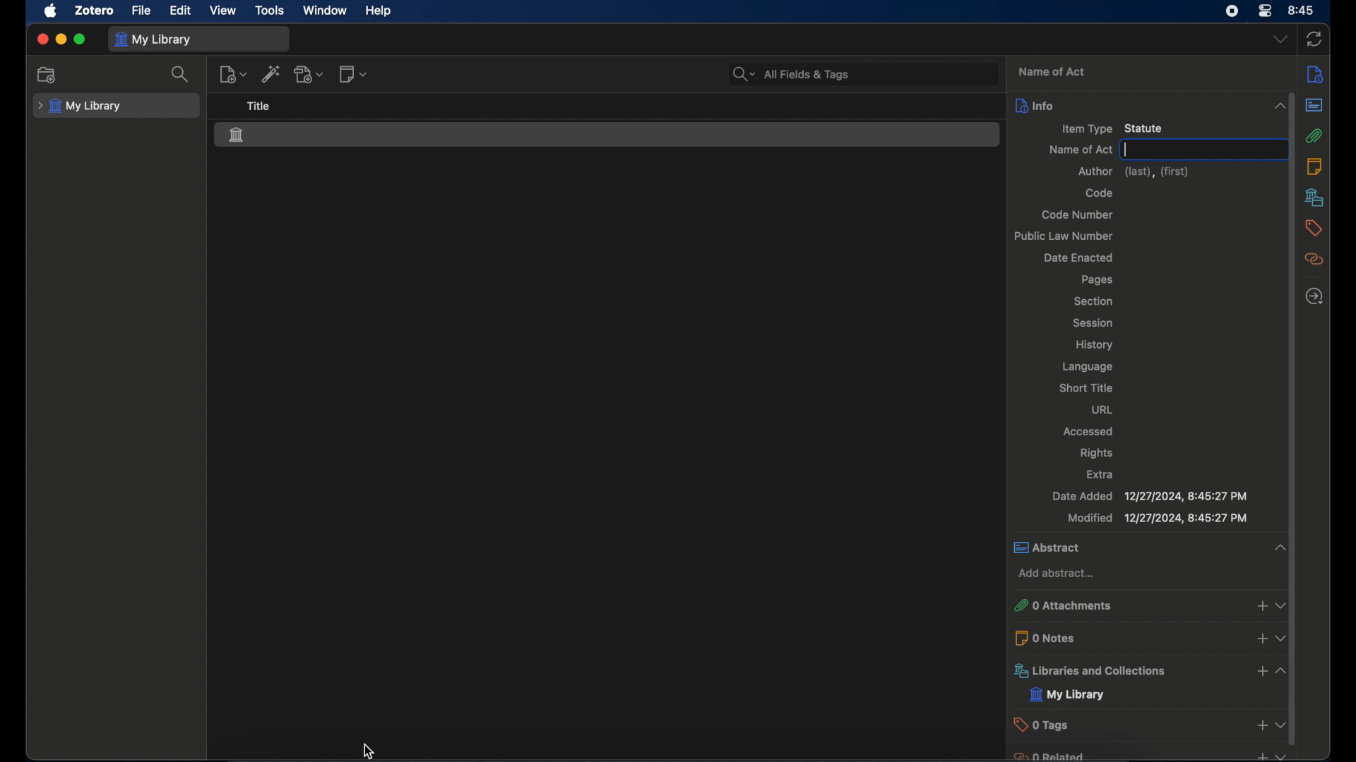  Describe the element at coordinates (1281, 638) in the screenshot. I see `dropdown` at that location.